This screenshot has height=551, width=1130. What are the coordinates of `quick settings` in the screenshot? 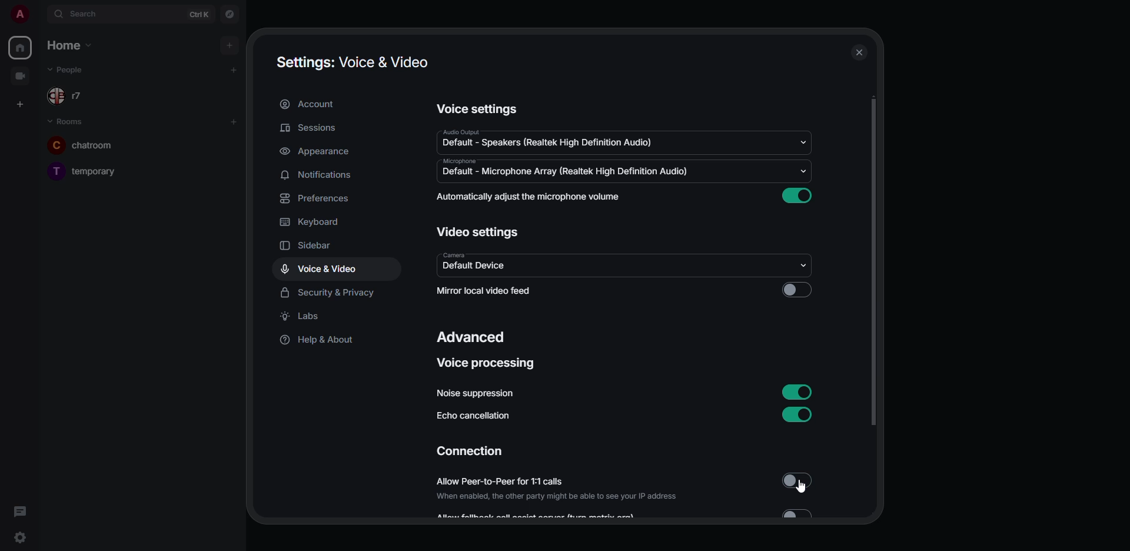 It's located at (19, 537).